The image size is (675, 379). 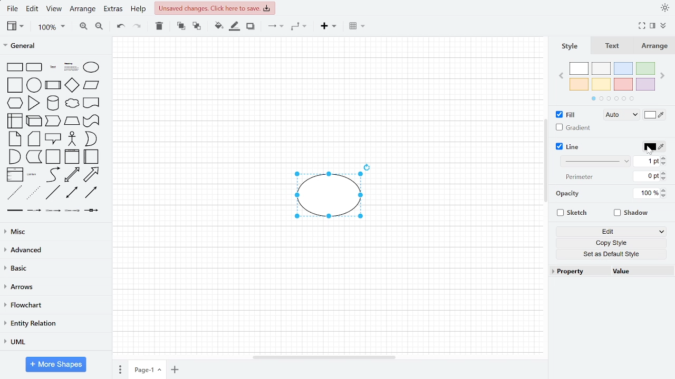 I want to click on violet, so click(x=644, y=84).